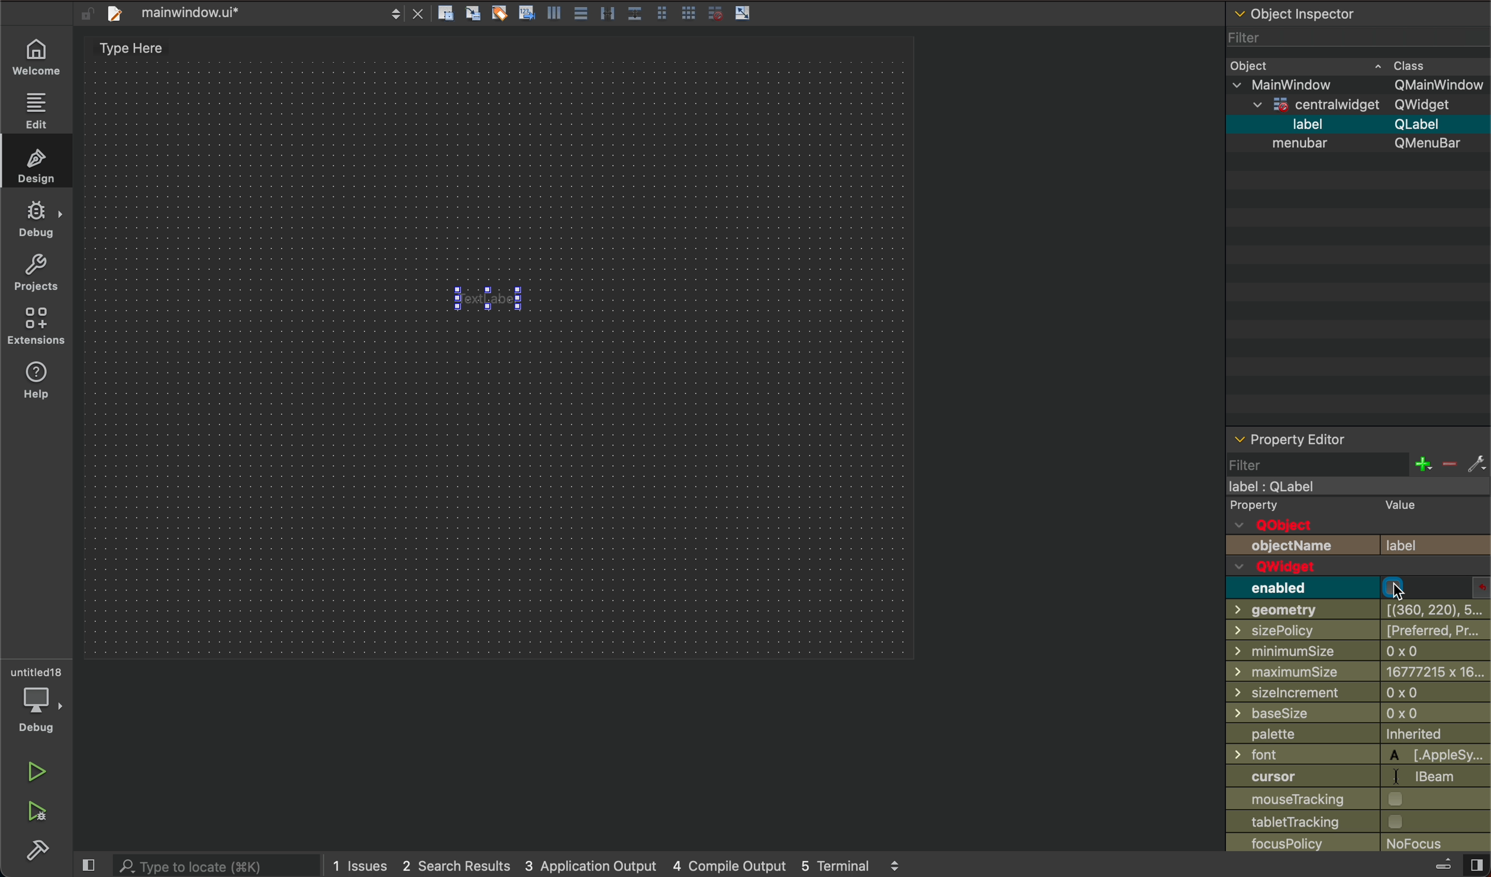  Describe the element at coordinates (38, 166) in the screenshot. I see `design` at that location.